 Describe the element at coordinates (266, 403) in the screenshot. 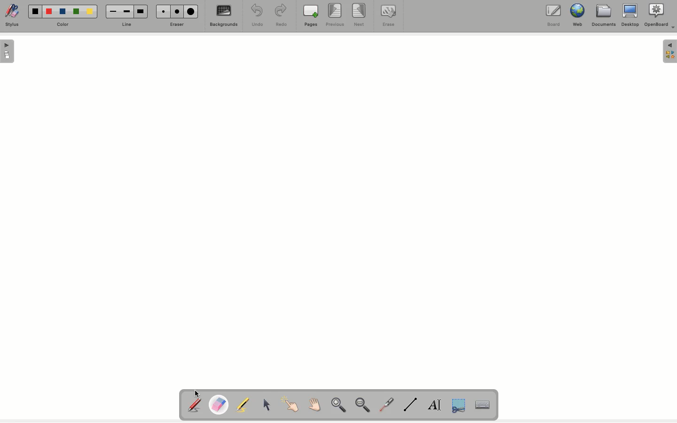

I see `Cursor` at that location.